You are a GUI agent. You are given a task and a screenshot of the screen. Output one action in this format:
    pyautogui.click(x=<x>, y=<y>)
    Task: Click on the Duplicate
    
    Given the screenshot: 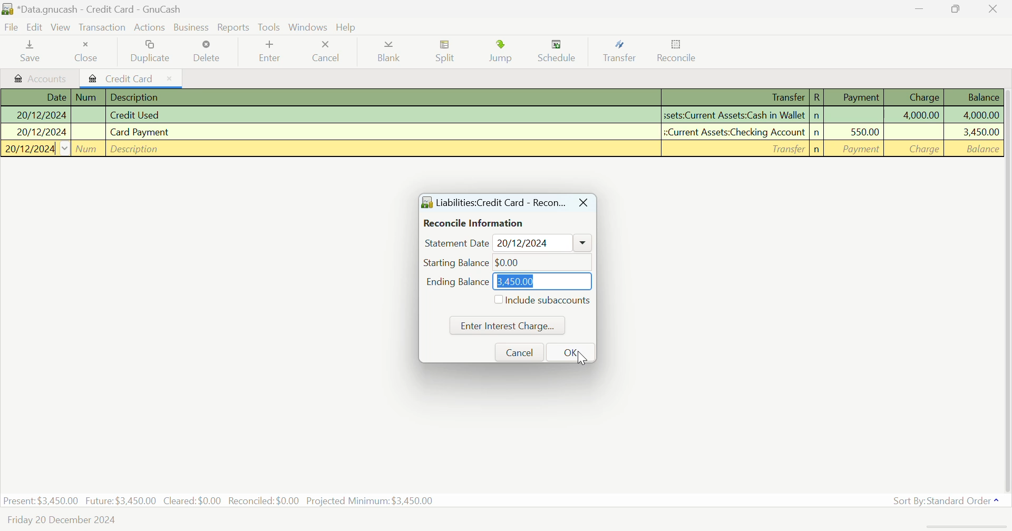 What is the action you would take?
    pyautogui.click(x=151, y=53)
    